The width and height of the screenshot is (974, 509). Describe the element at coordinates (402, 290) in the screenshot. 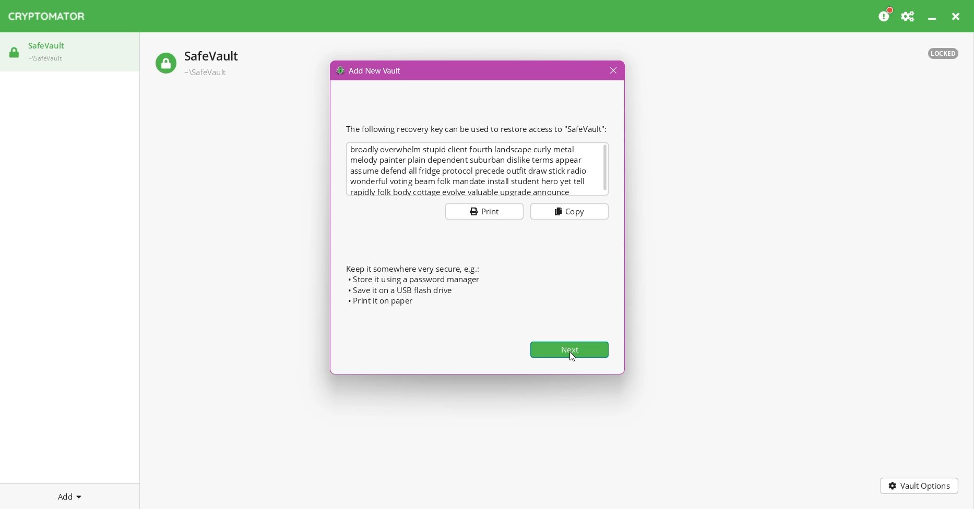

I see `Save it on a USB Flash drive` at that location.